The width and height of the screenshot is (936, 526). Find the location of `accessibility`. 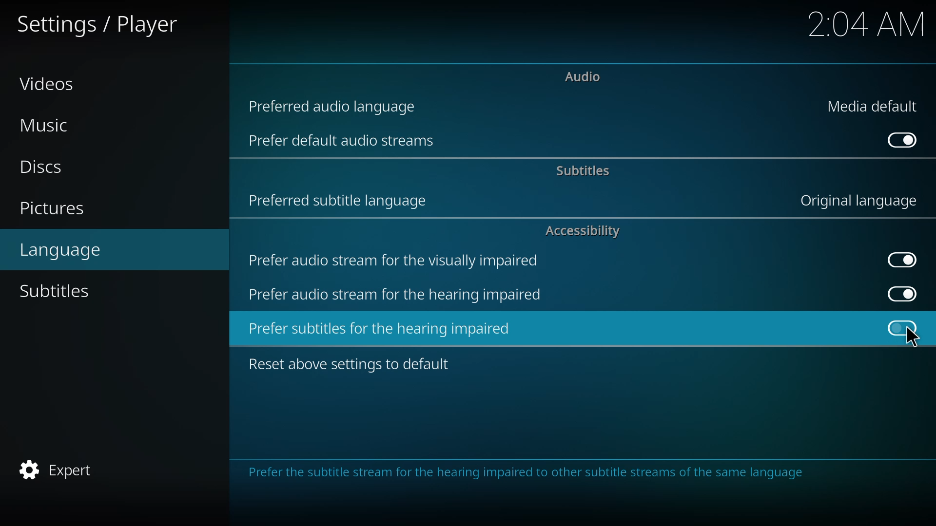

accessibility is located at coordinates (581, 231).